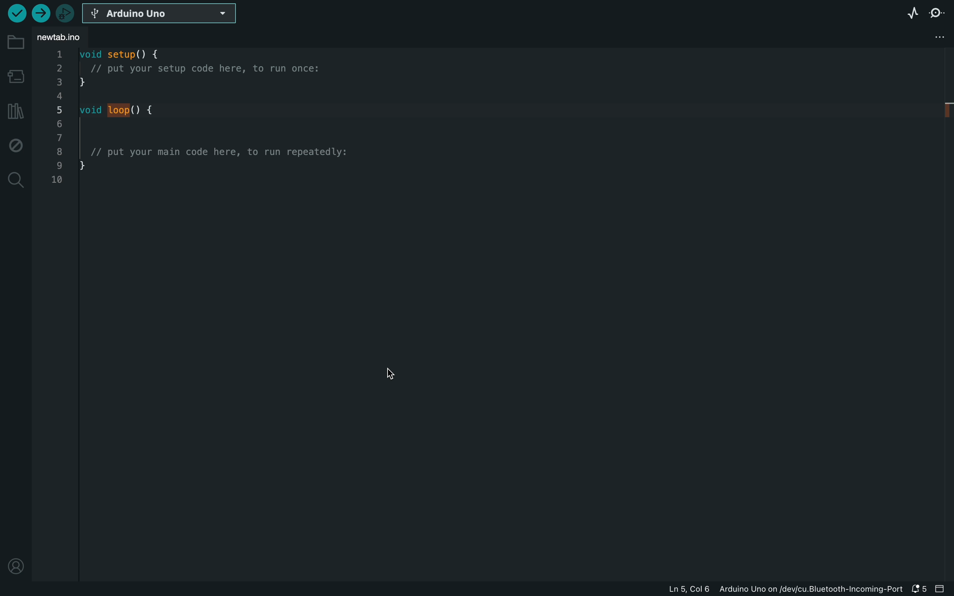 This screenshot has width=954, height=596. What do you see at coordinates (15, 73) in the screenshot?
I see `board manager` at bounding box center [15, 73].